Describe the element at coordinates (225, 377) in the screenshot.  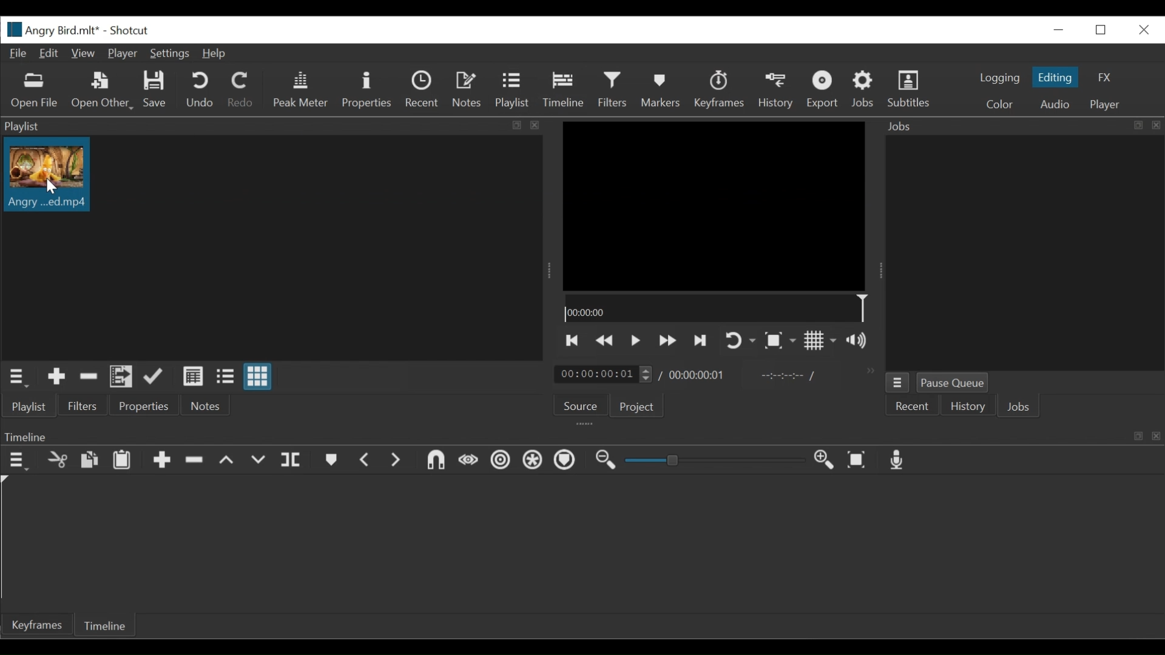
I see `View as files` at that location.